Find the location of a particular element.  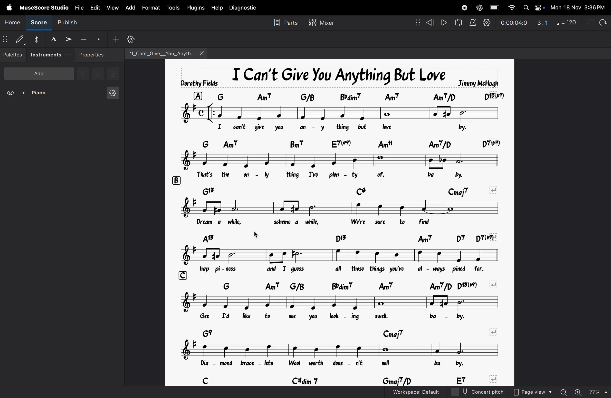

chord symbol is located at coordinates (362, 96).